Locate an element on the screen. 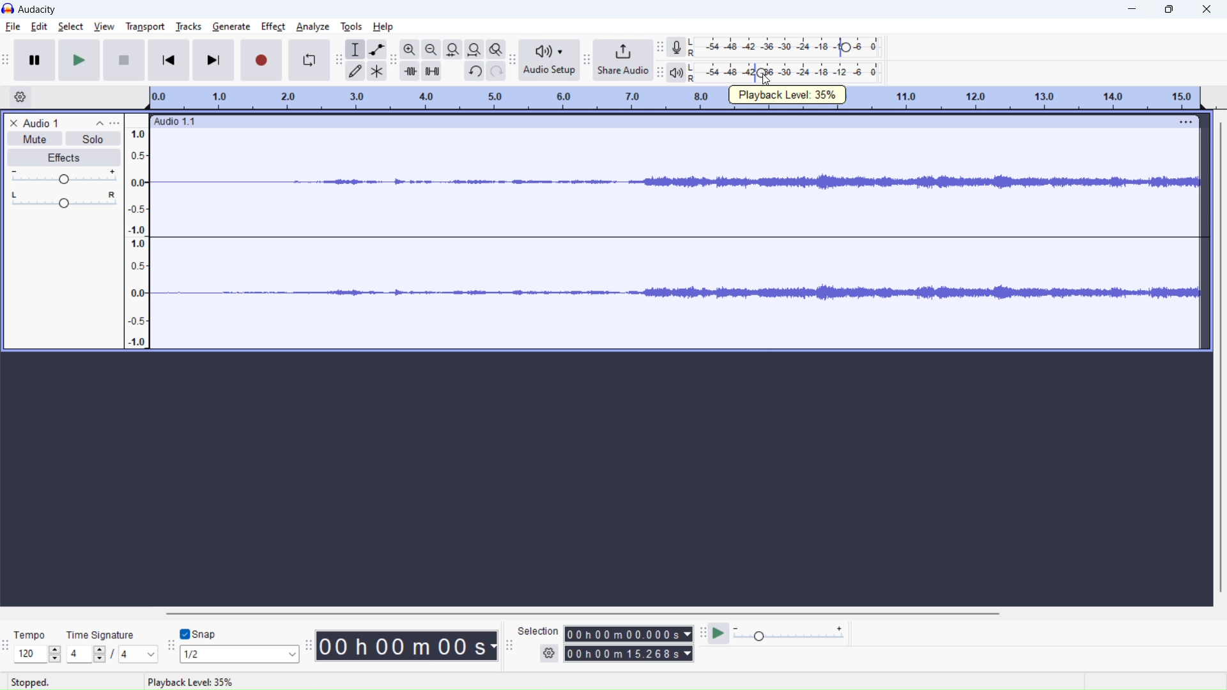 Image resolution: width=1227 pixels, height=690 pixels. draw tool is located at coordinates (355, 70).